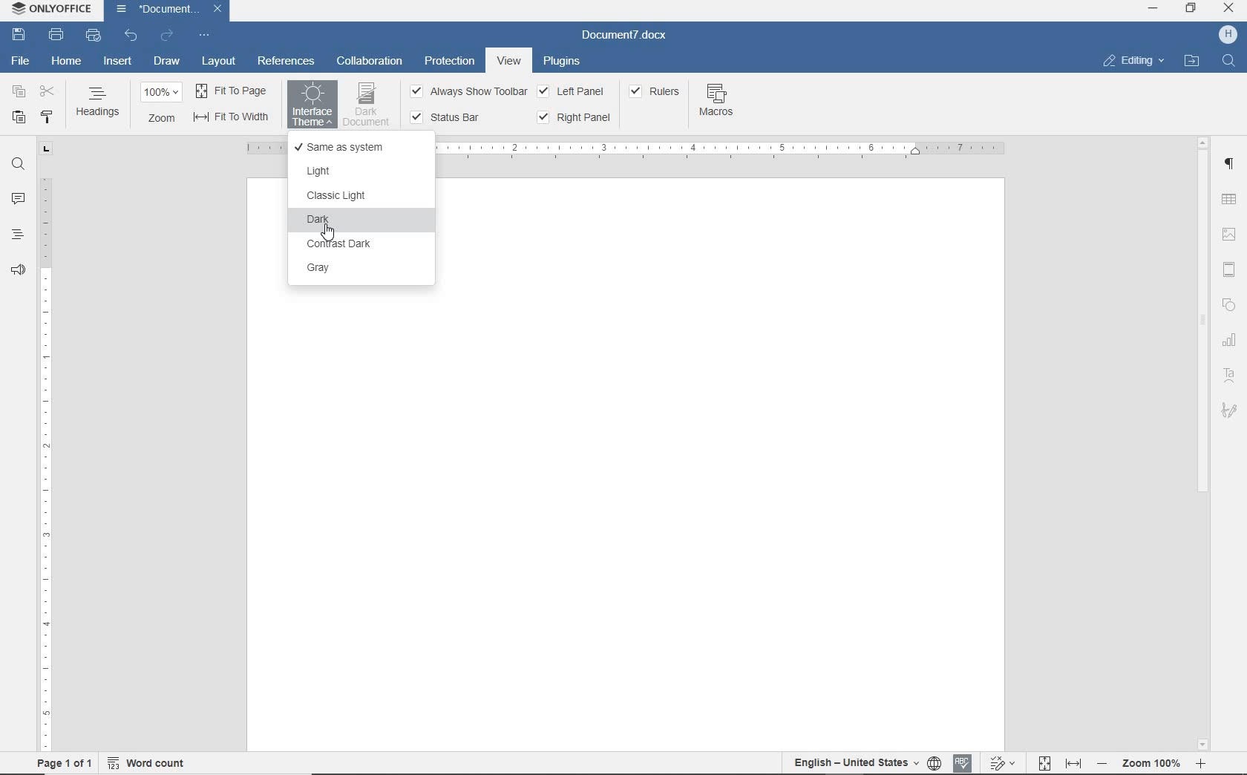 The height and width of the screenshot is (775, 1247). I want to click on RULERS, so click(655, 93).